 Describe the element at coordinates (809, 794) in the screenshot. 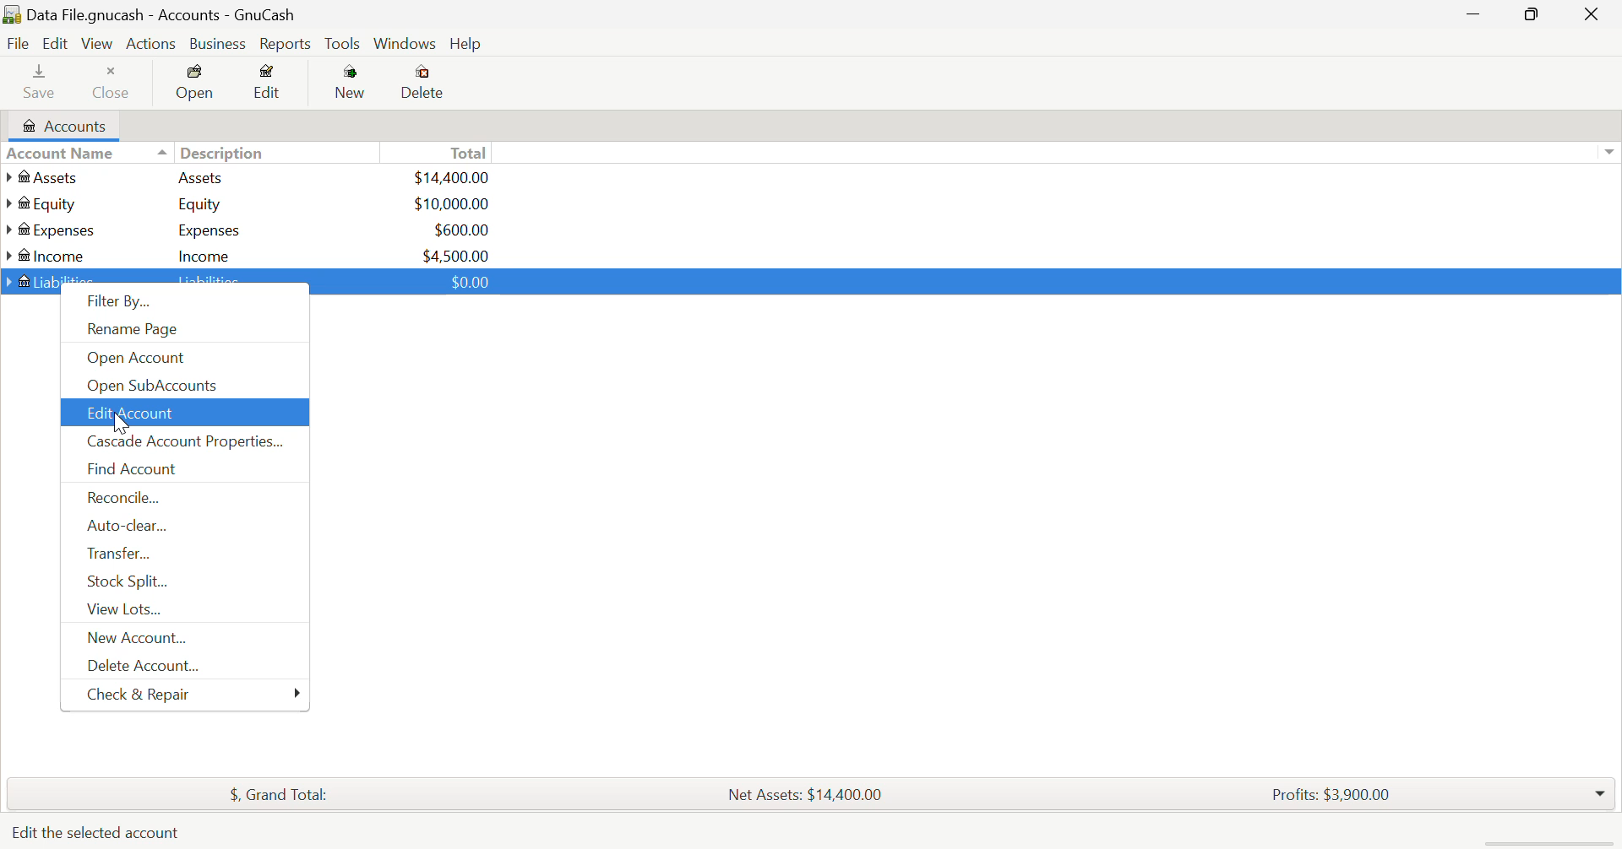

I see `Net Assets` at that location.